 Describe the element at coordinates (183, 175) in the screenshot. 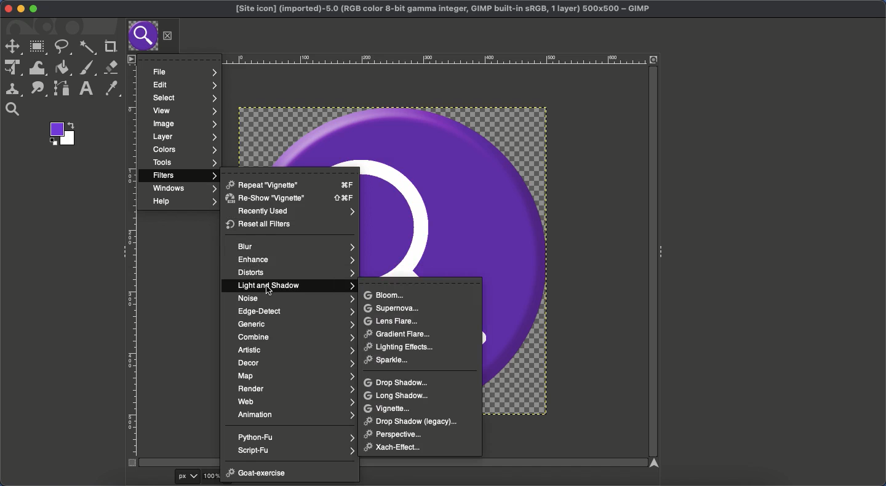

I see `Filters` at that location.